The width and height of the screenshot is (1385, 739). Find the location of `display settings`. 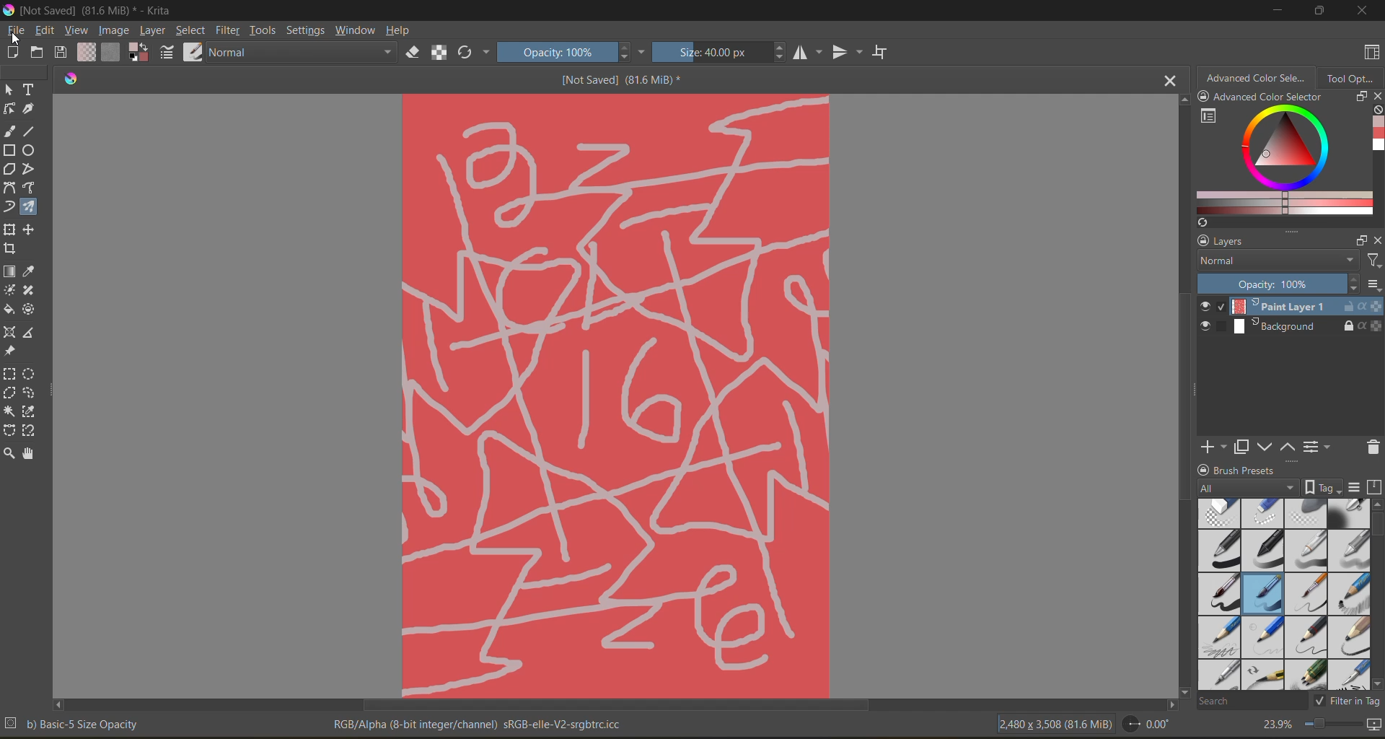

display settings is located at coordinates (1354, 487).